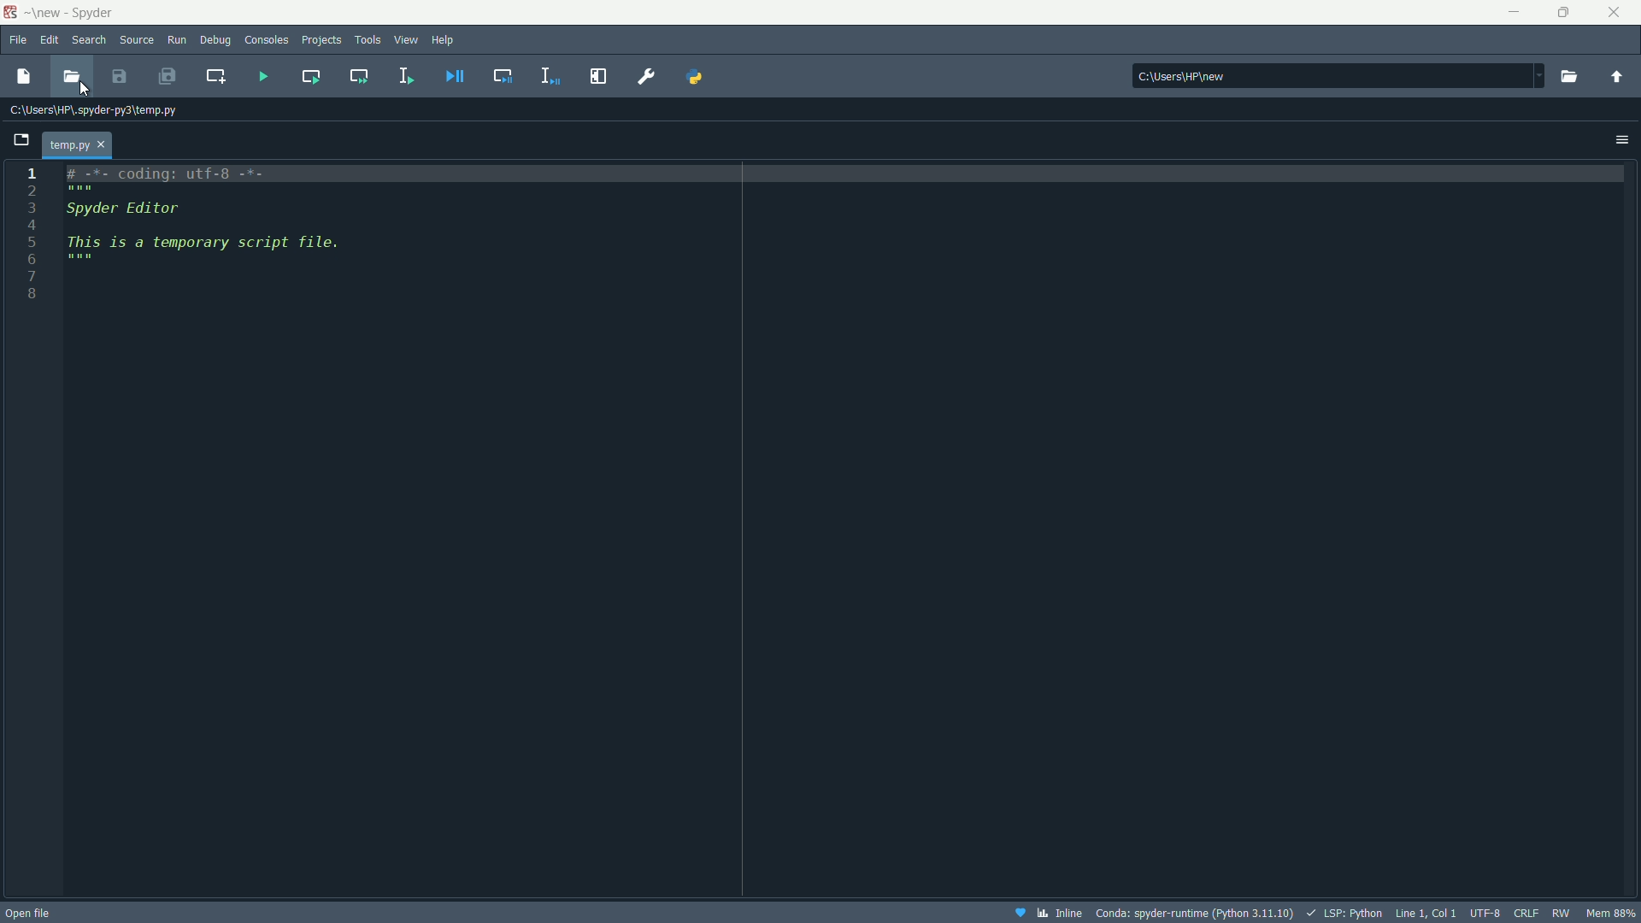  What do you see at coordinates (79, 13) in the screenshot?
I see `App name` at bounding box center [79, 13].